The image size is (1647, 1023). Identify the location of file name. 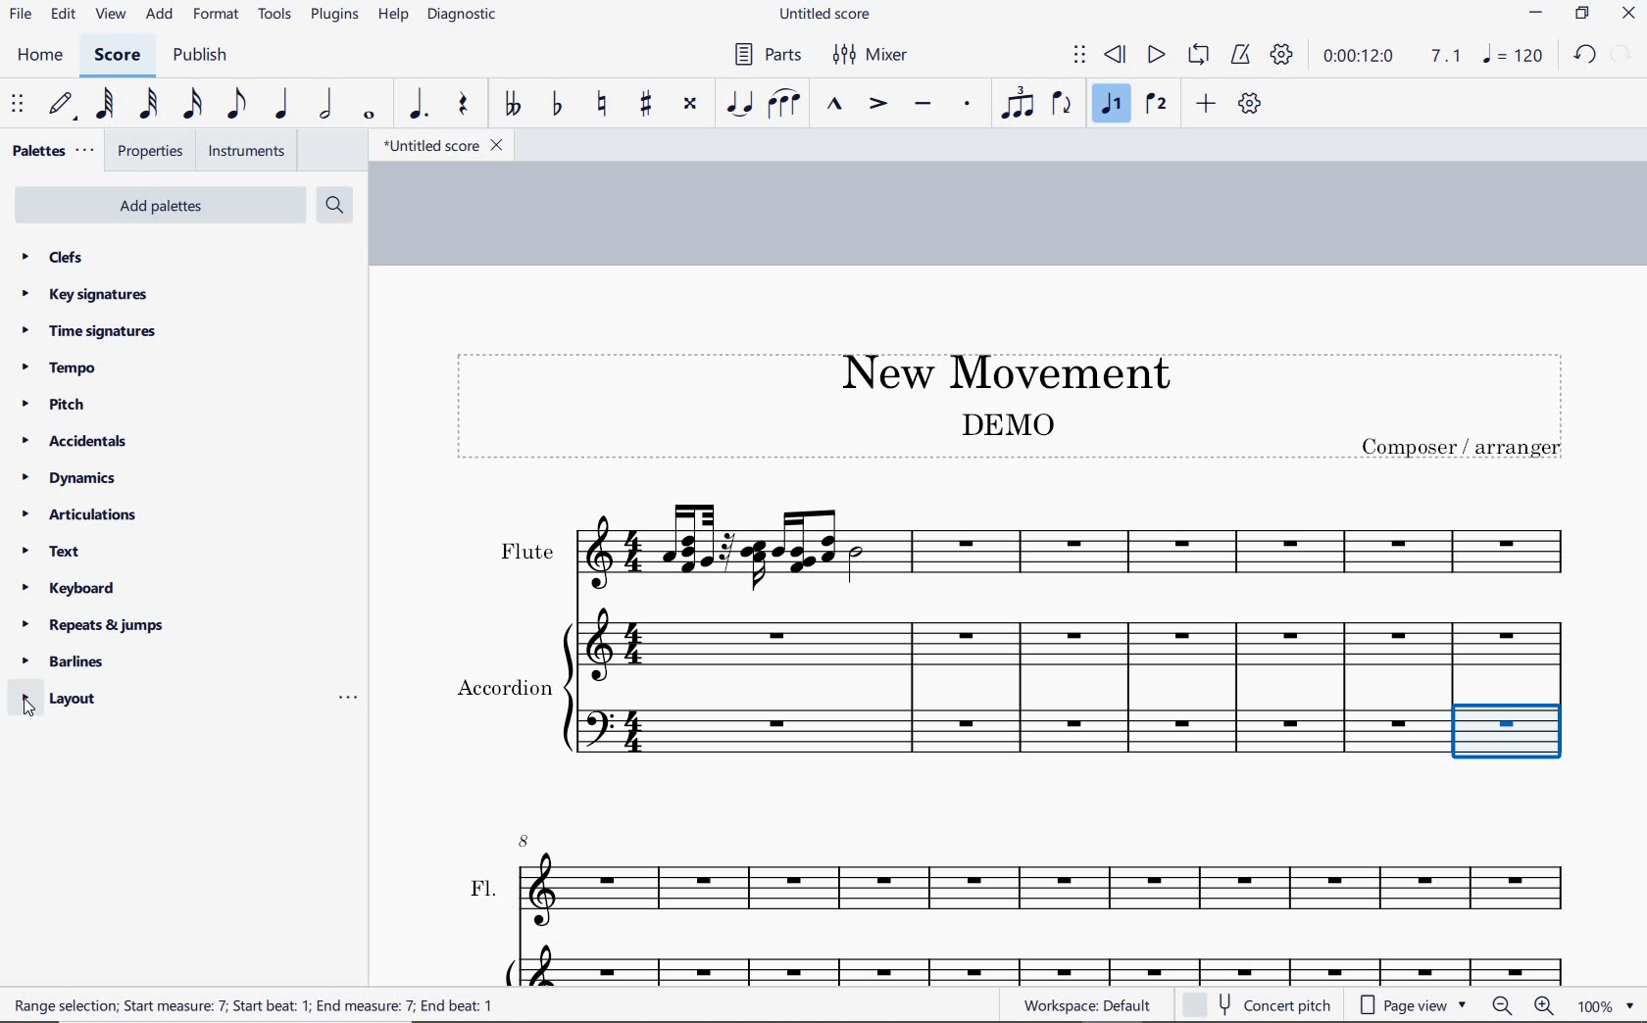
(827, 15).